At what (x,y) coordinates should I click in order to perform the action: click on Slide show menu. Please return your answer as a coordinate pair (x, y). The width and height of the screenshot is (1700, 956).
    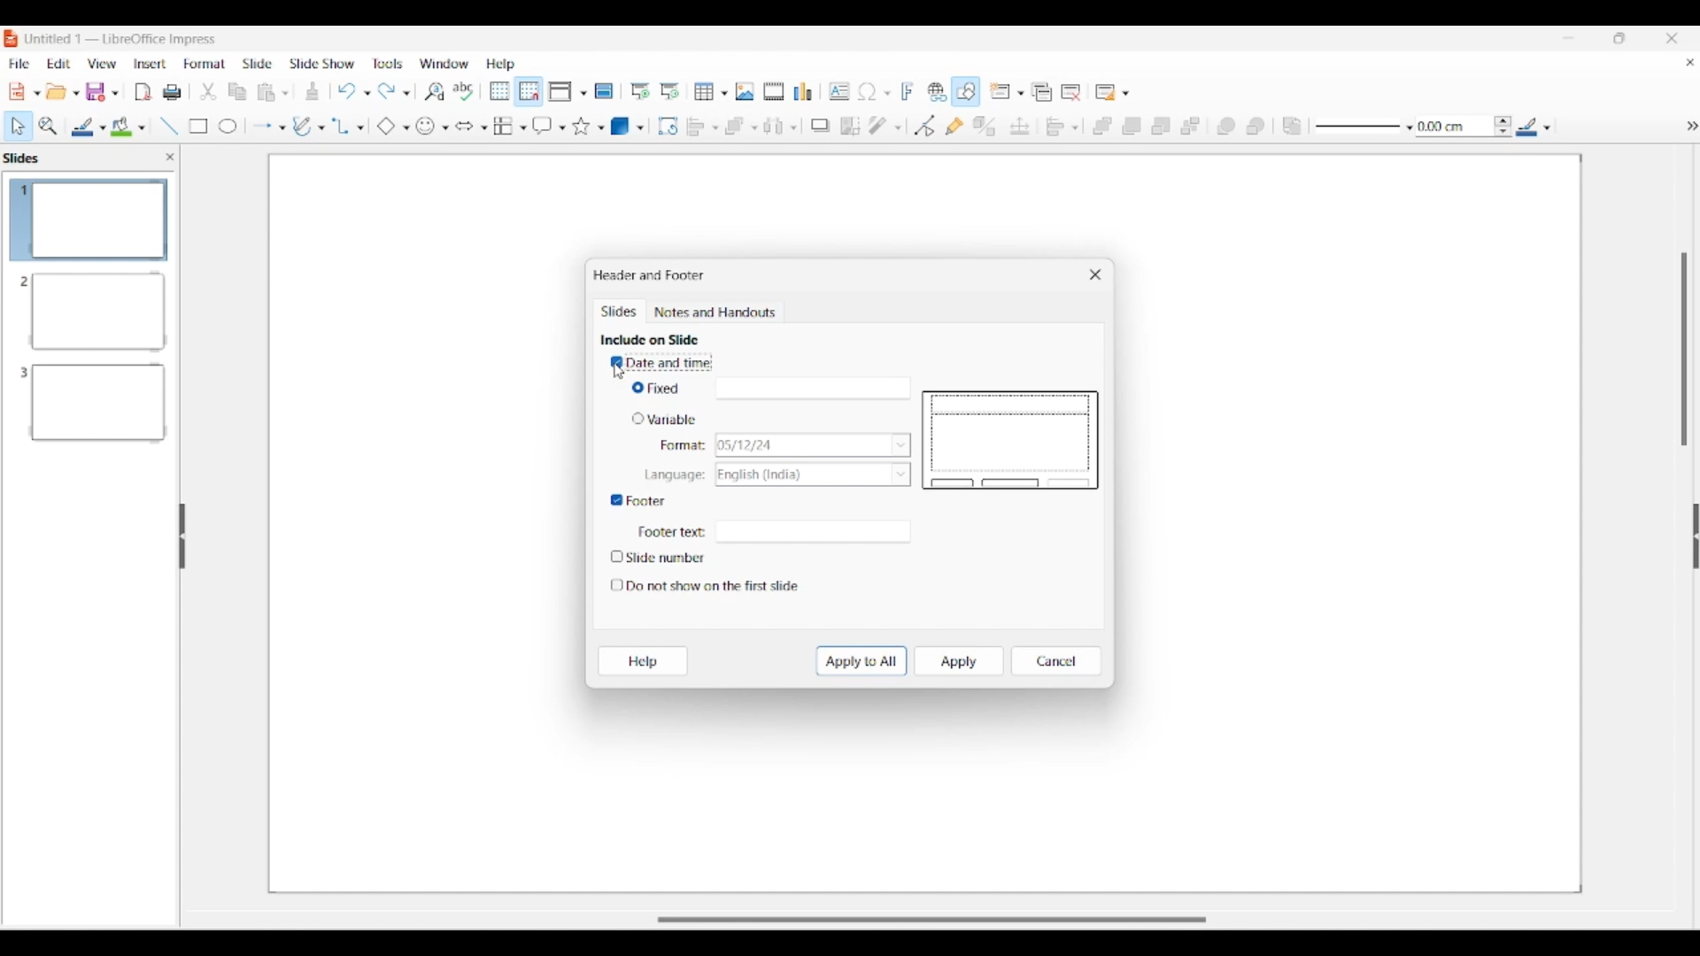
    Looking at the image, I should click on (321, 64).